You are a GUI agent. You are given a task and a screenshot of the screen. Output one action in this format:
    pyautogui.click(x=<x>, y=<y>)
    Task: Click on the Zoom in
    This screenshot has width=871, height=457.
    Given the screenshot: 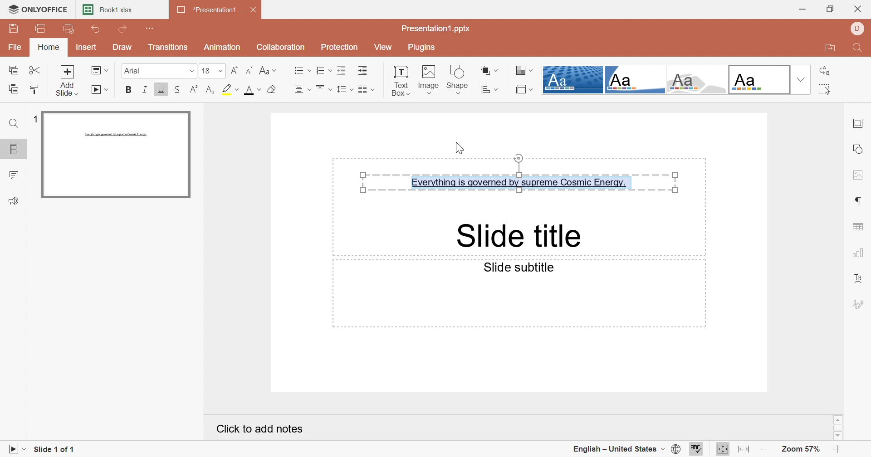 What is the action you would take?
    pyautogui.click(x=839, y=449)
    